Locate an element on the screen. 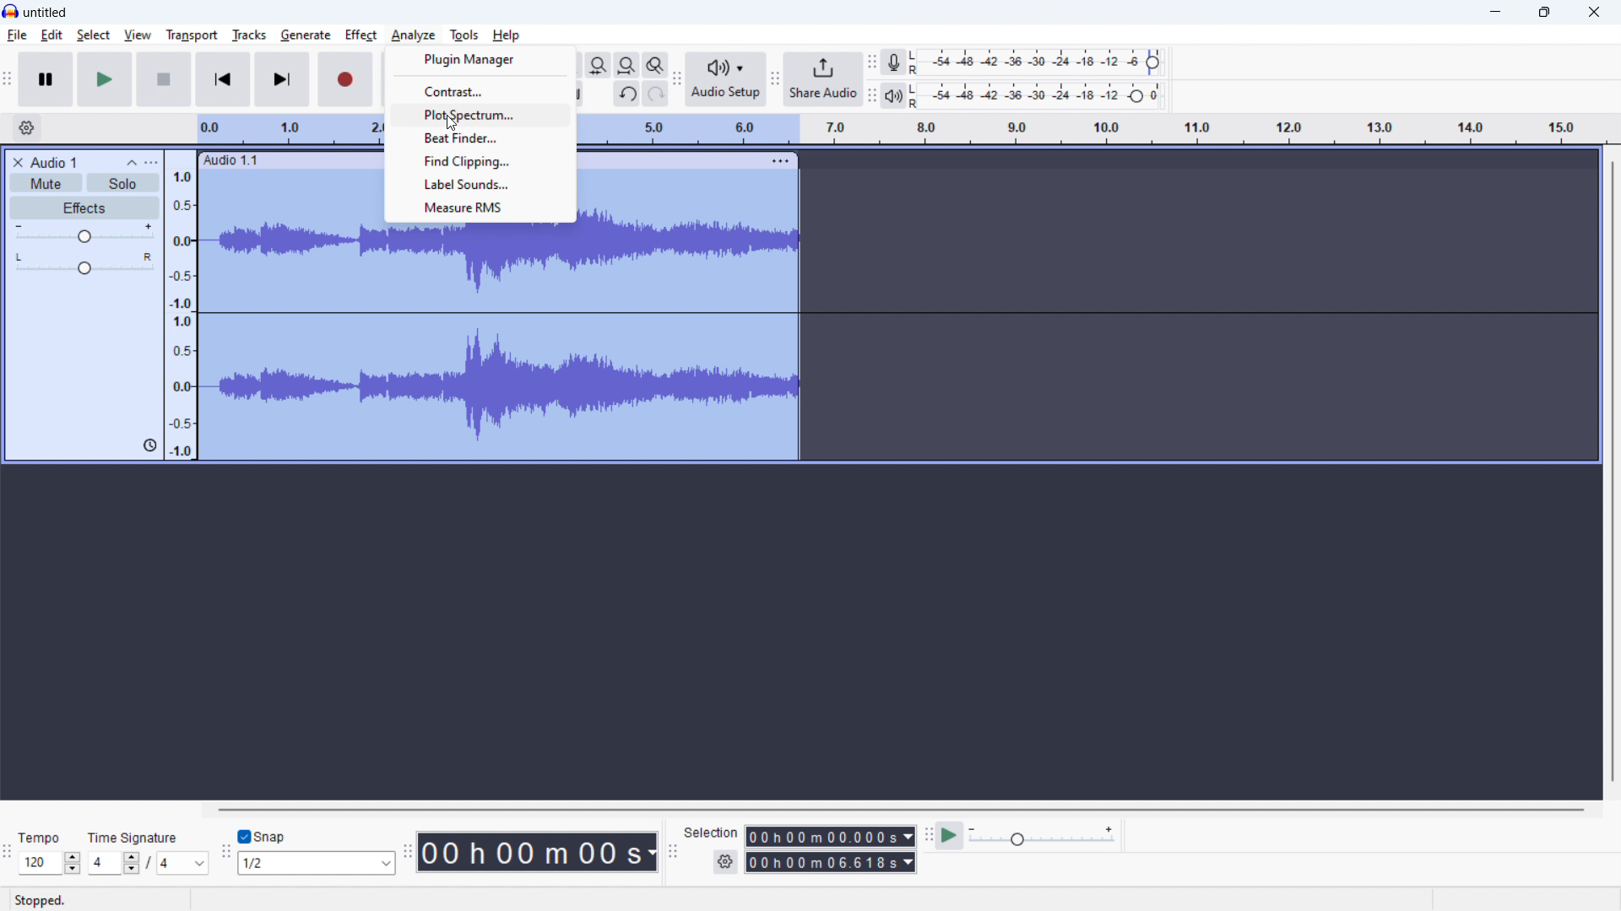 The image size is (1621, 911). analyze is located at coordinates (413, 35).